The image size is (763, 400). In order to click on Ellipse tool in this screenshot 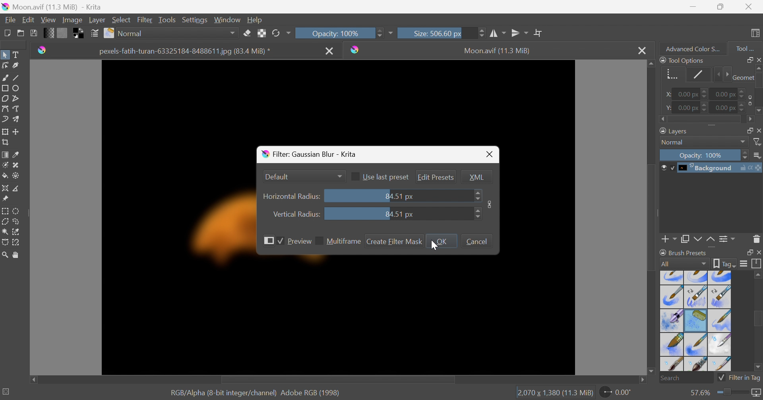, I will do `click(16, 88)`.